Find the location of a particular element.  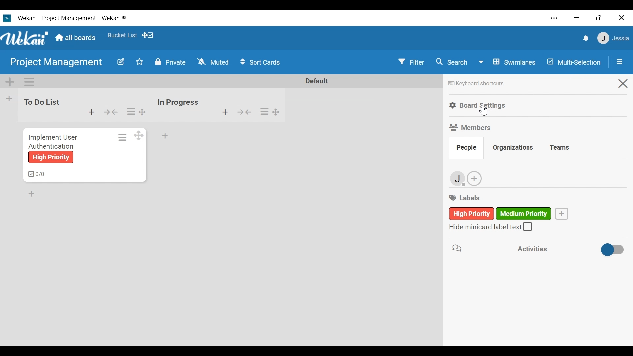

Organization is located at coordinates (513, 148).